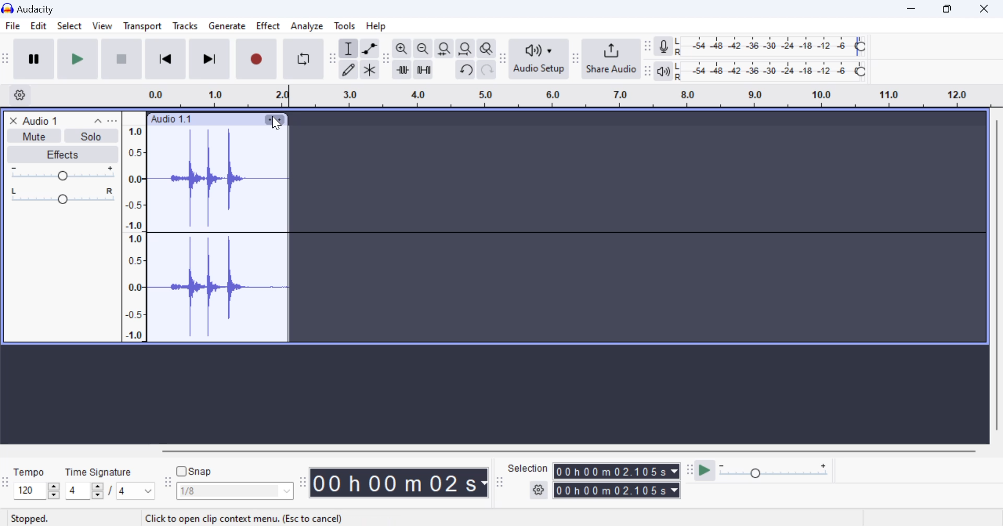 Image resolution: width=1003 pixels, height=526 pixels. Describe the element at coordinates (279, 124) in the screenshot. I see `cursor` at that location.